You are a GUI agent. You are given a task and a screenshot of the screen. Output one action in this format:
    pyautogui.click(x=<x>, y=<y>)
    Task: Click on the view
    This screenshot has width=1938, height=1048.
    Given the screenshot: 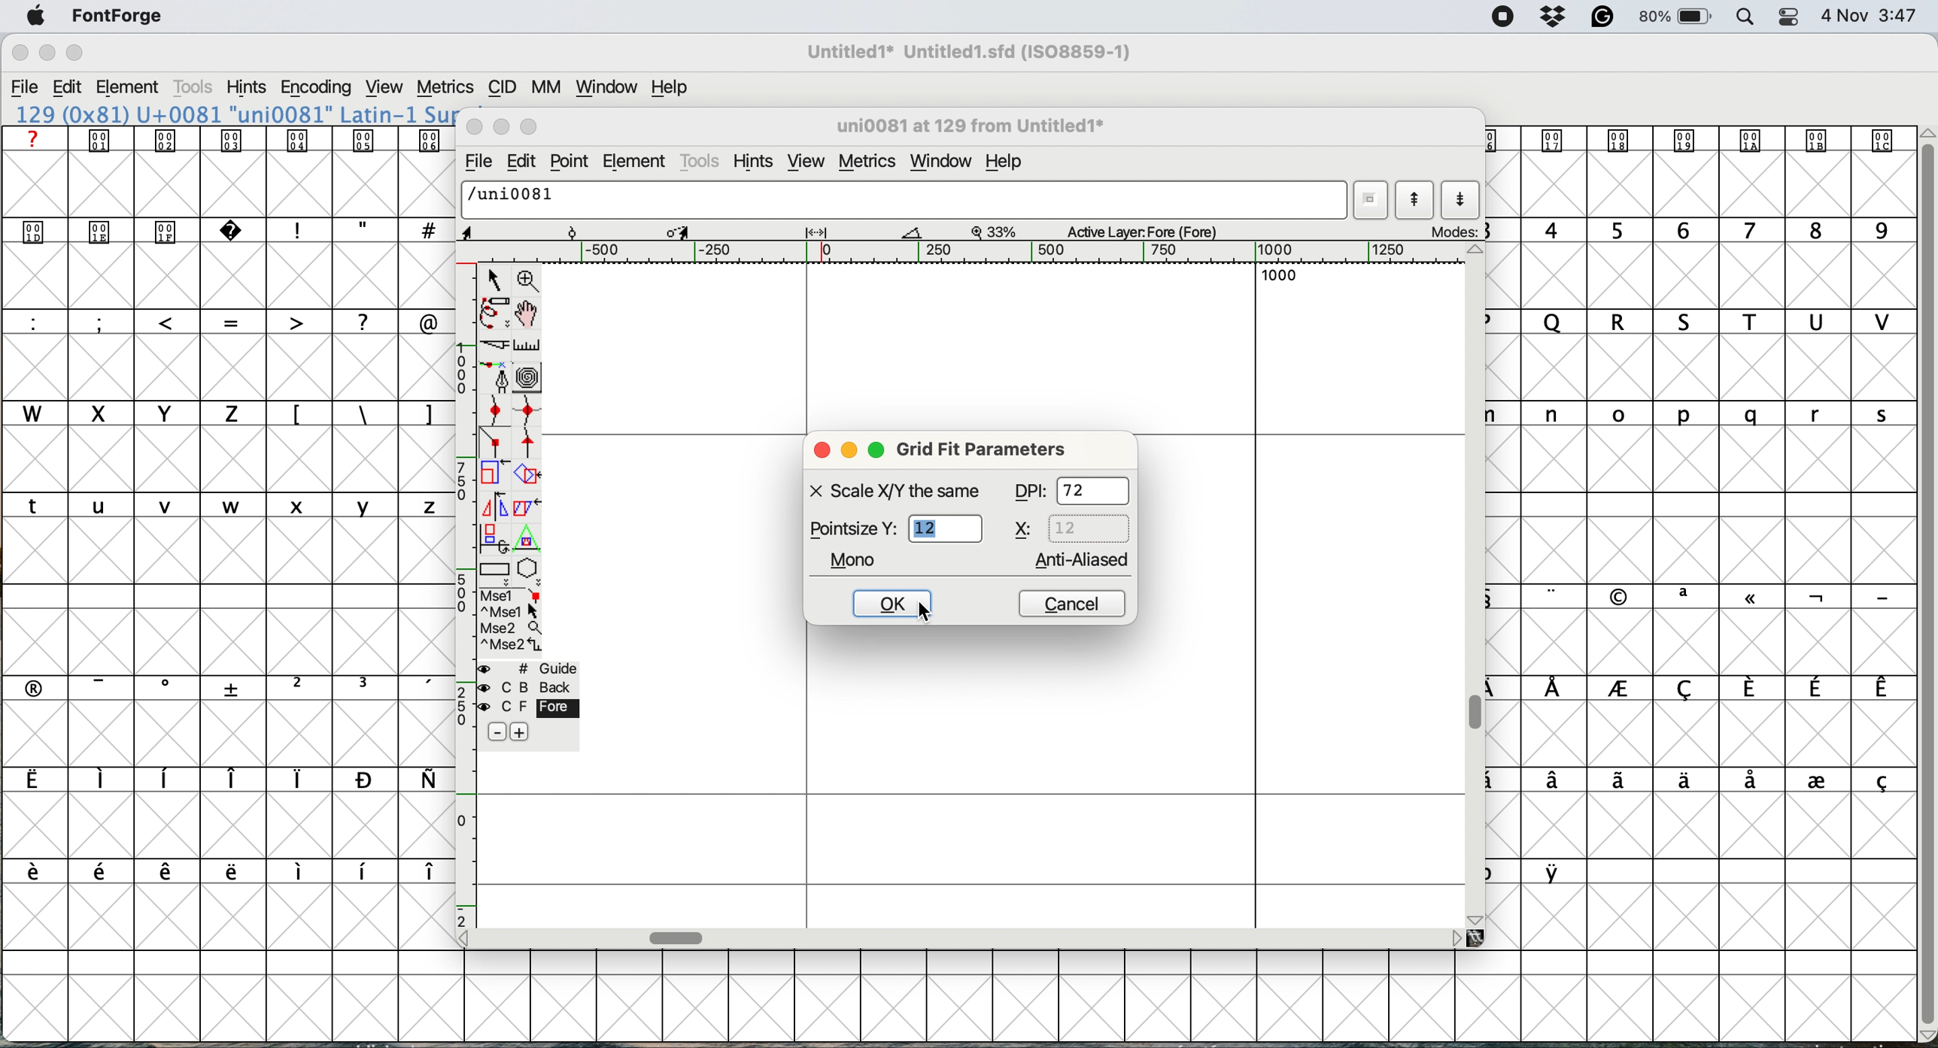 What is the action you would take?
    pyautogui.click(x=806, y=156)
    